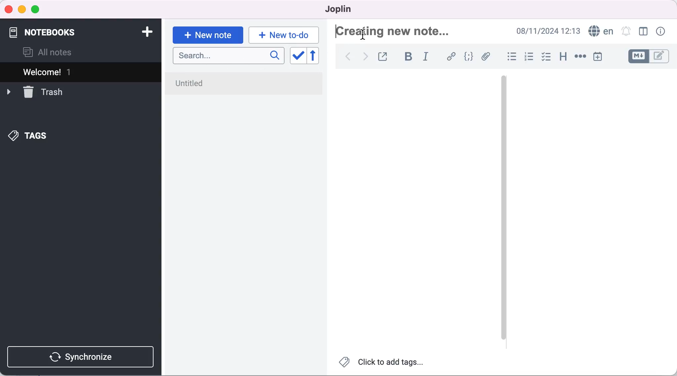 The image size is (677, 376). I want to click on hyperlink, so click(452, 56).